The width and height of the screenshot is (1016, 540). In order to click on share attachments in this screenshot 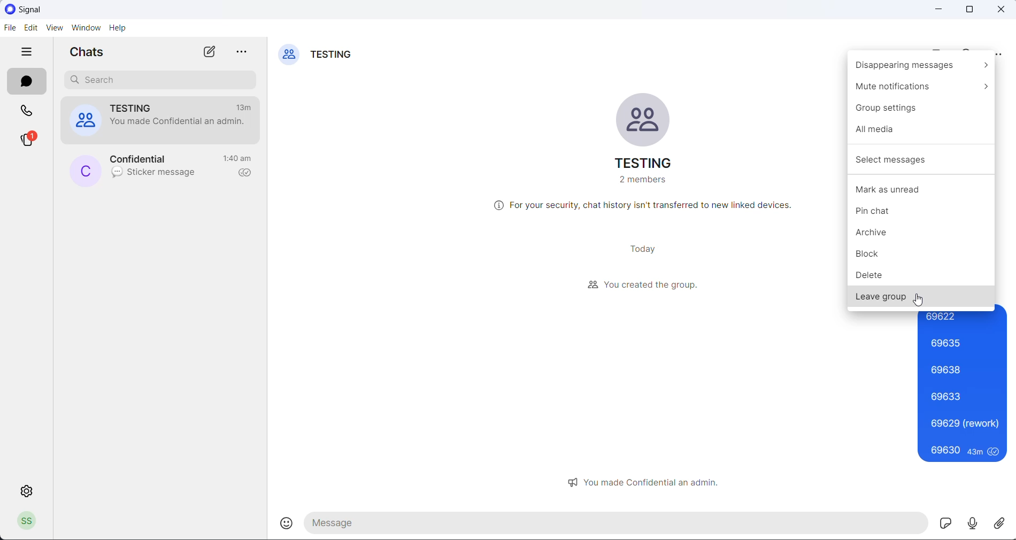, I will do `click(1003, 522)`.